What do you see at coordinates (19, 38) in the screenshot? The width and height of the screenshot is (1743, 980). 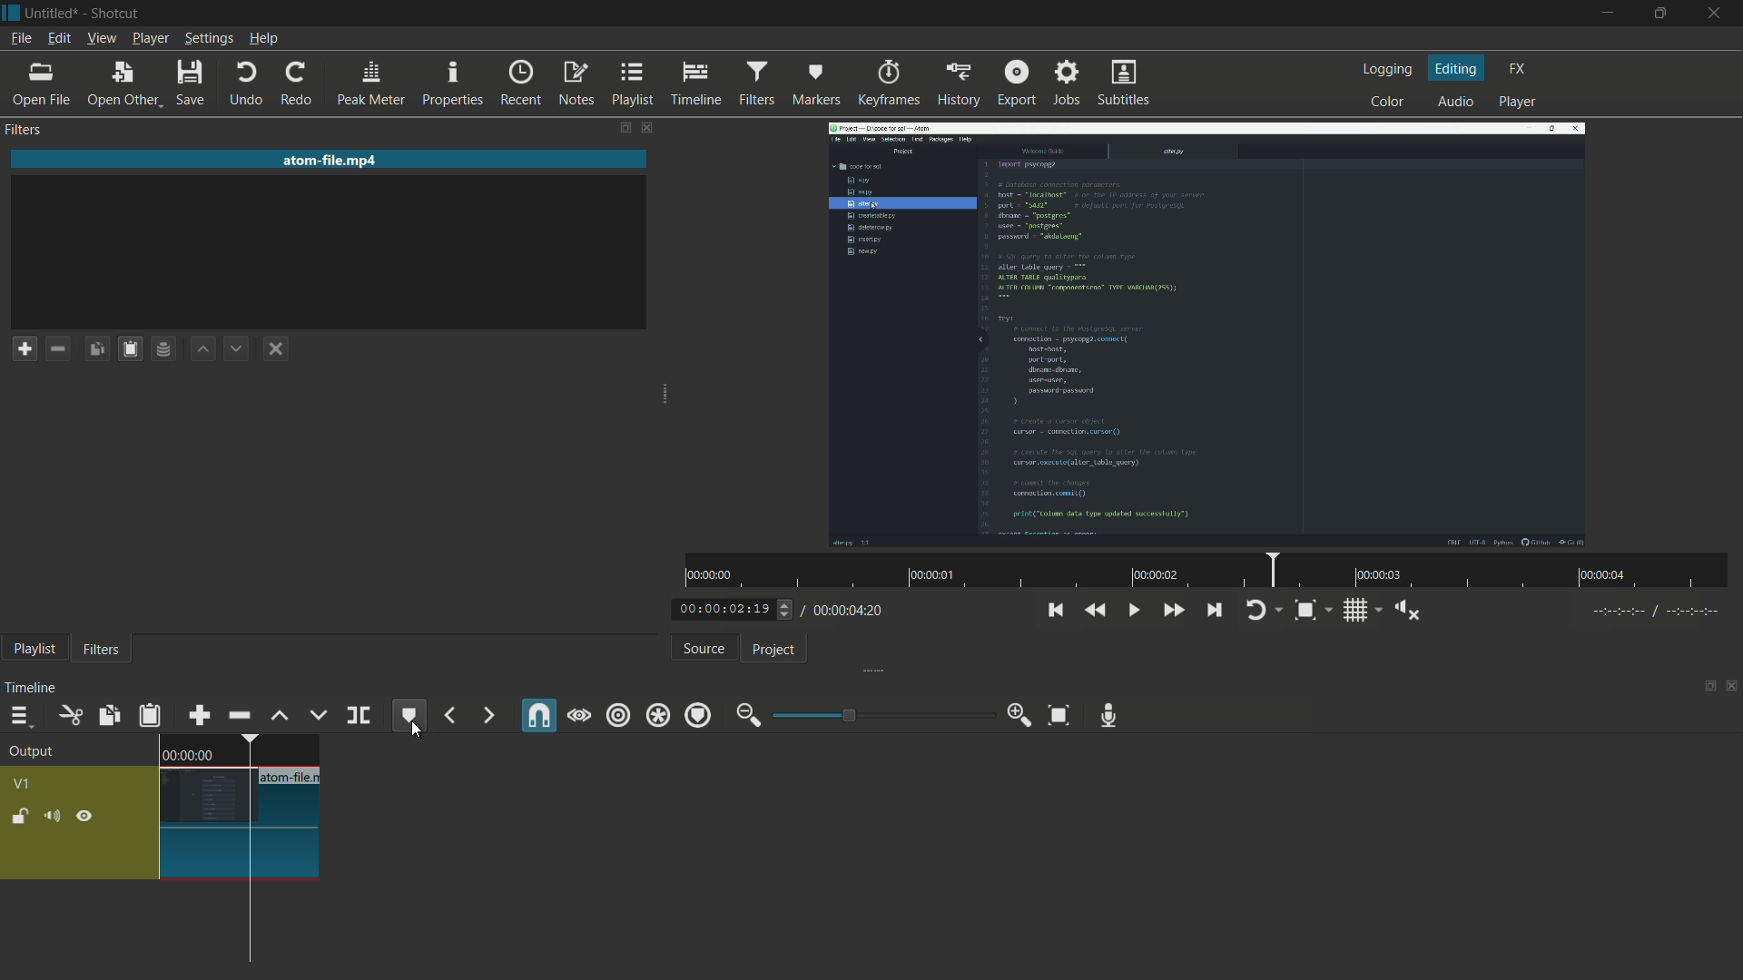 I see `file menu` at bounding box center [19, 38].